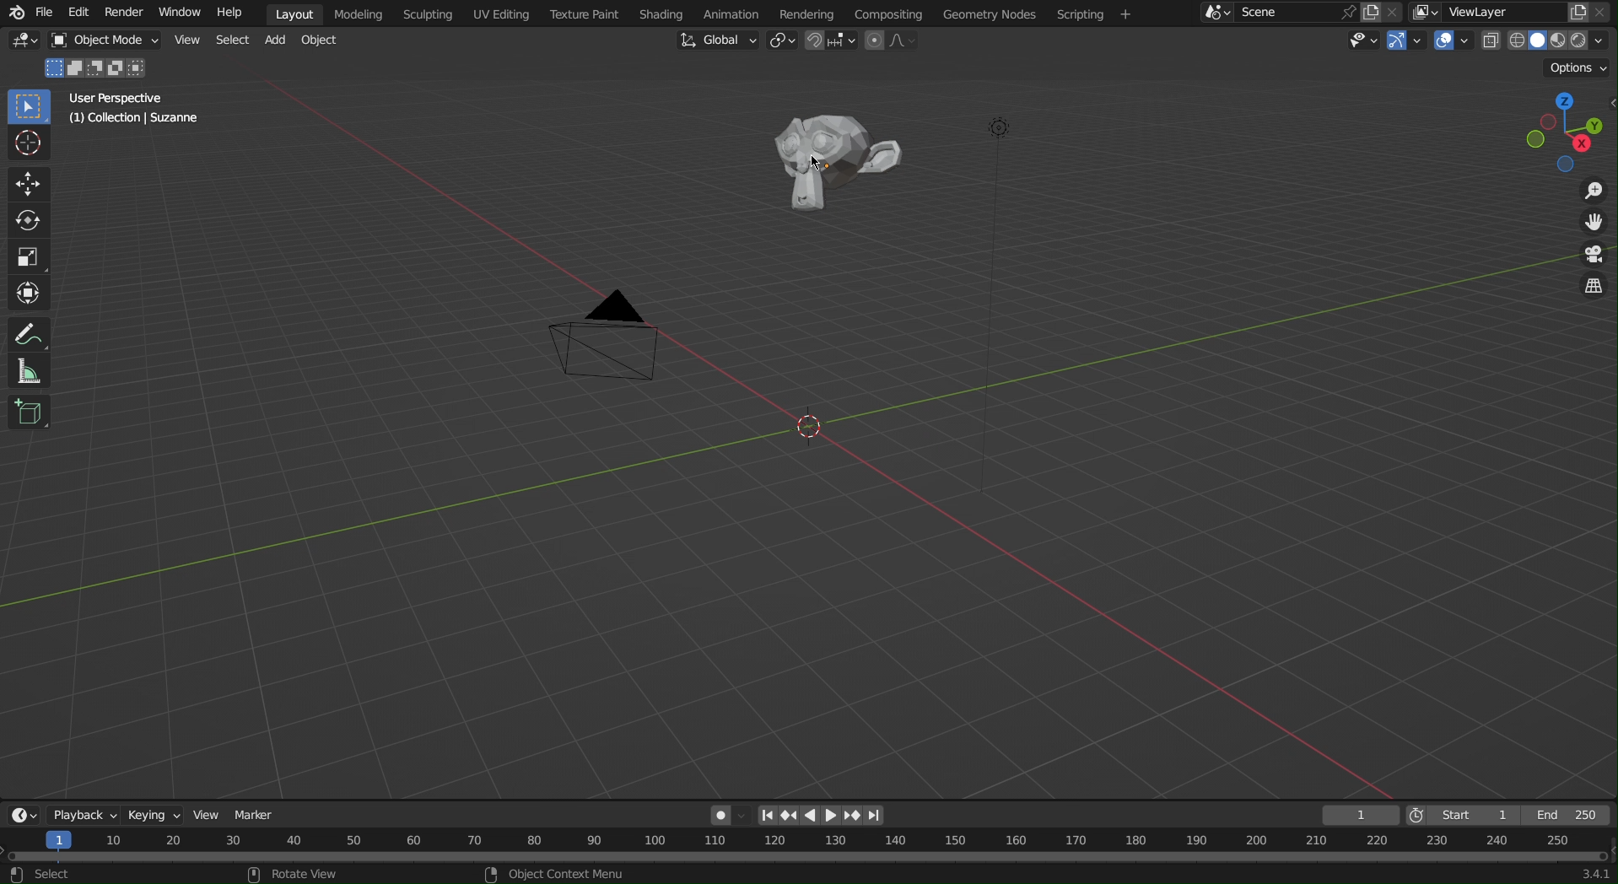 This screenshot has height=884, width=1618. Describe the element at coordinates (1418, 815) in the screenshot. I see `Stopwatch icon` at that location.